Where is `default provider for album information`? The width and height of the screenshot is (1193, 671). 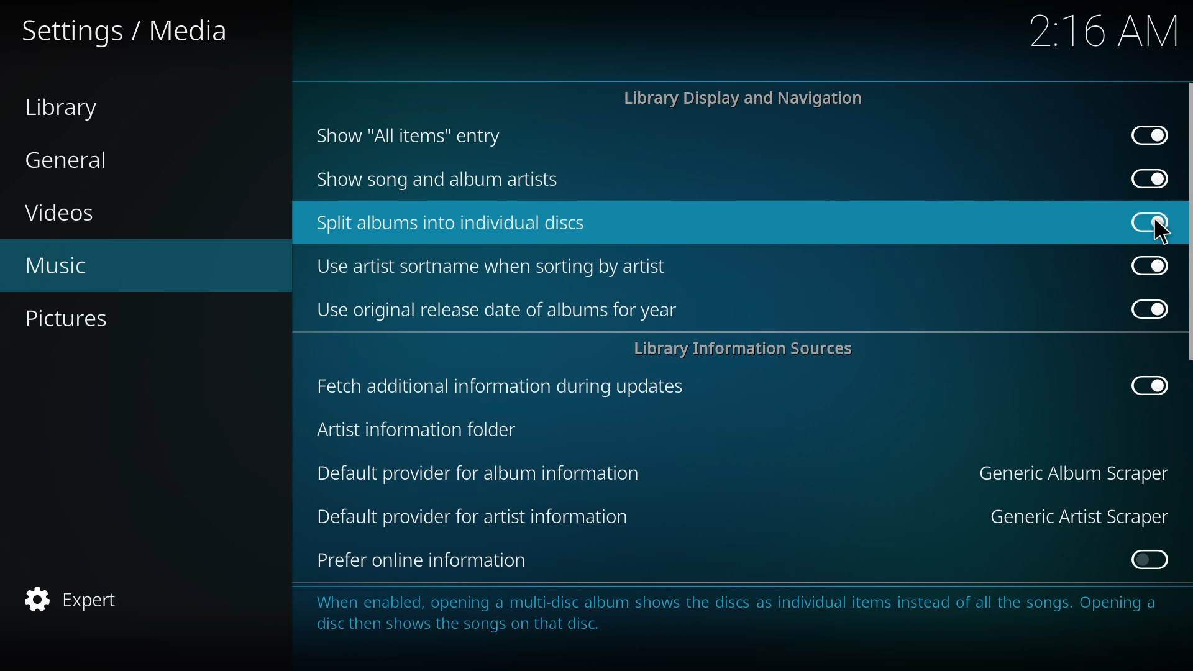 default provider for album information is located at coordinates (479, 473).